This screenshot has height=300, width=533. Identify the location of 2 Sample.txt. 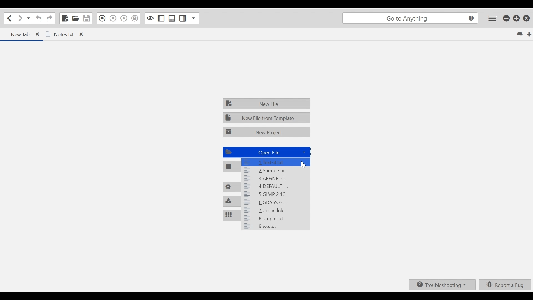
(275, 170).